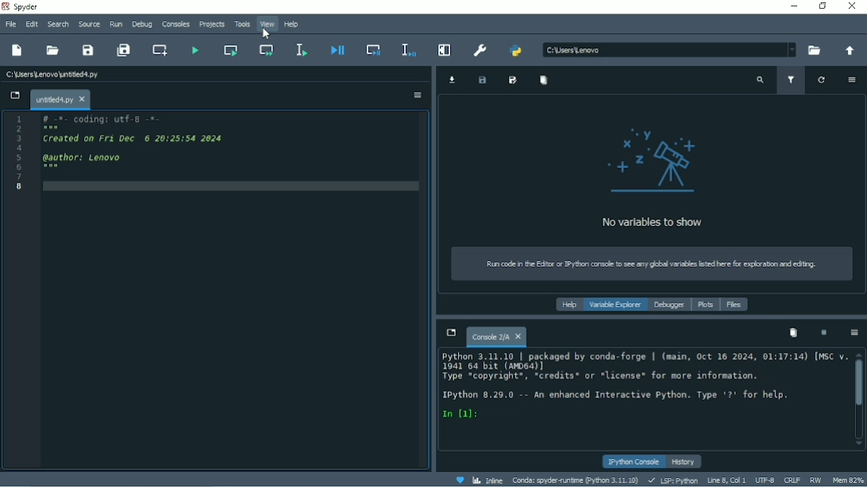 This screenshot has width=867, height=487. I want to click on RW, so click(816, 480).